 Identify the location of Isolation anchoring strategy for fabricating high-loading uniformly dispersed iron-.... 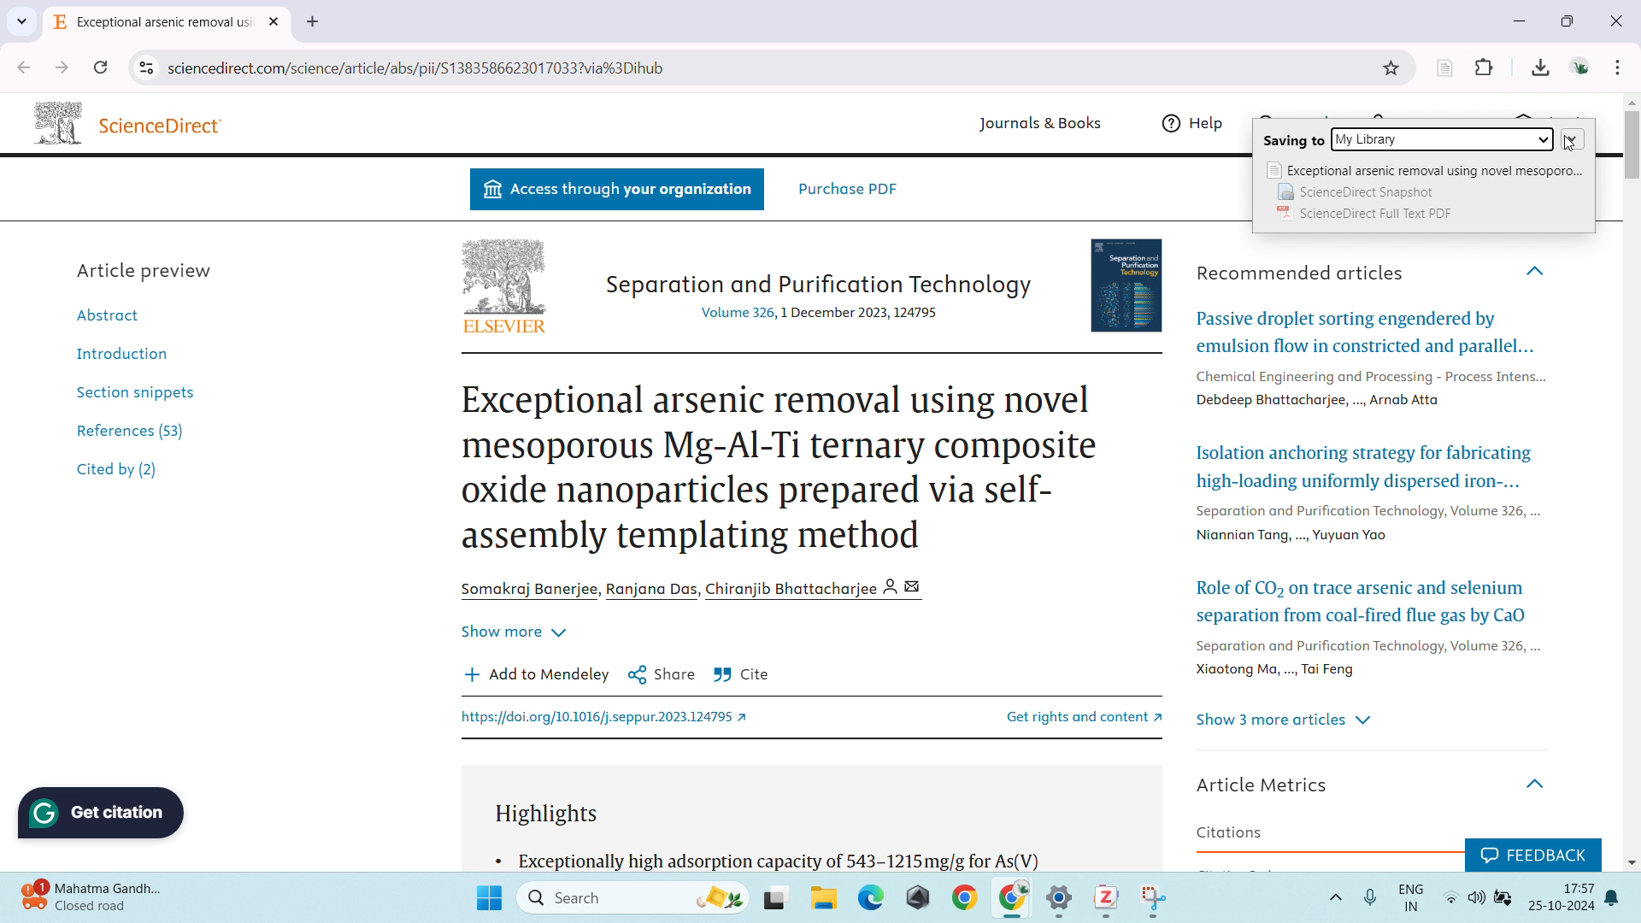
(1362, 467).